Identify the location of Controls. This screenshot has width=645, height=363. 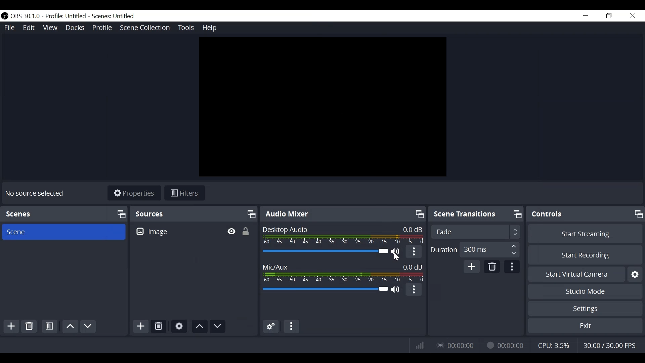
(586, 215).